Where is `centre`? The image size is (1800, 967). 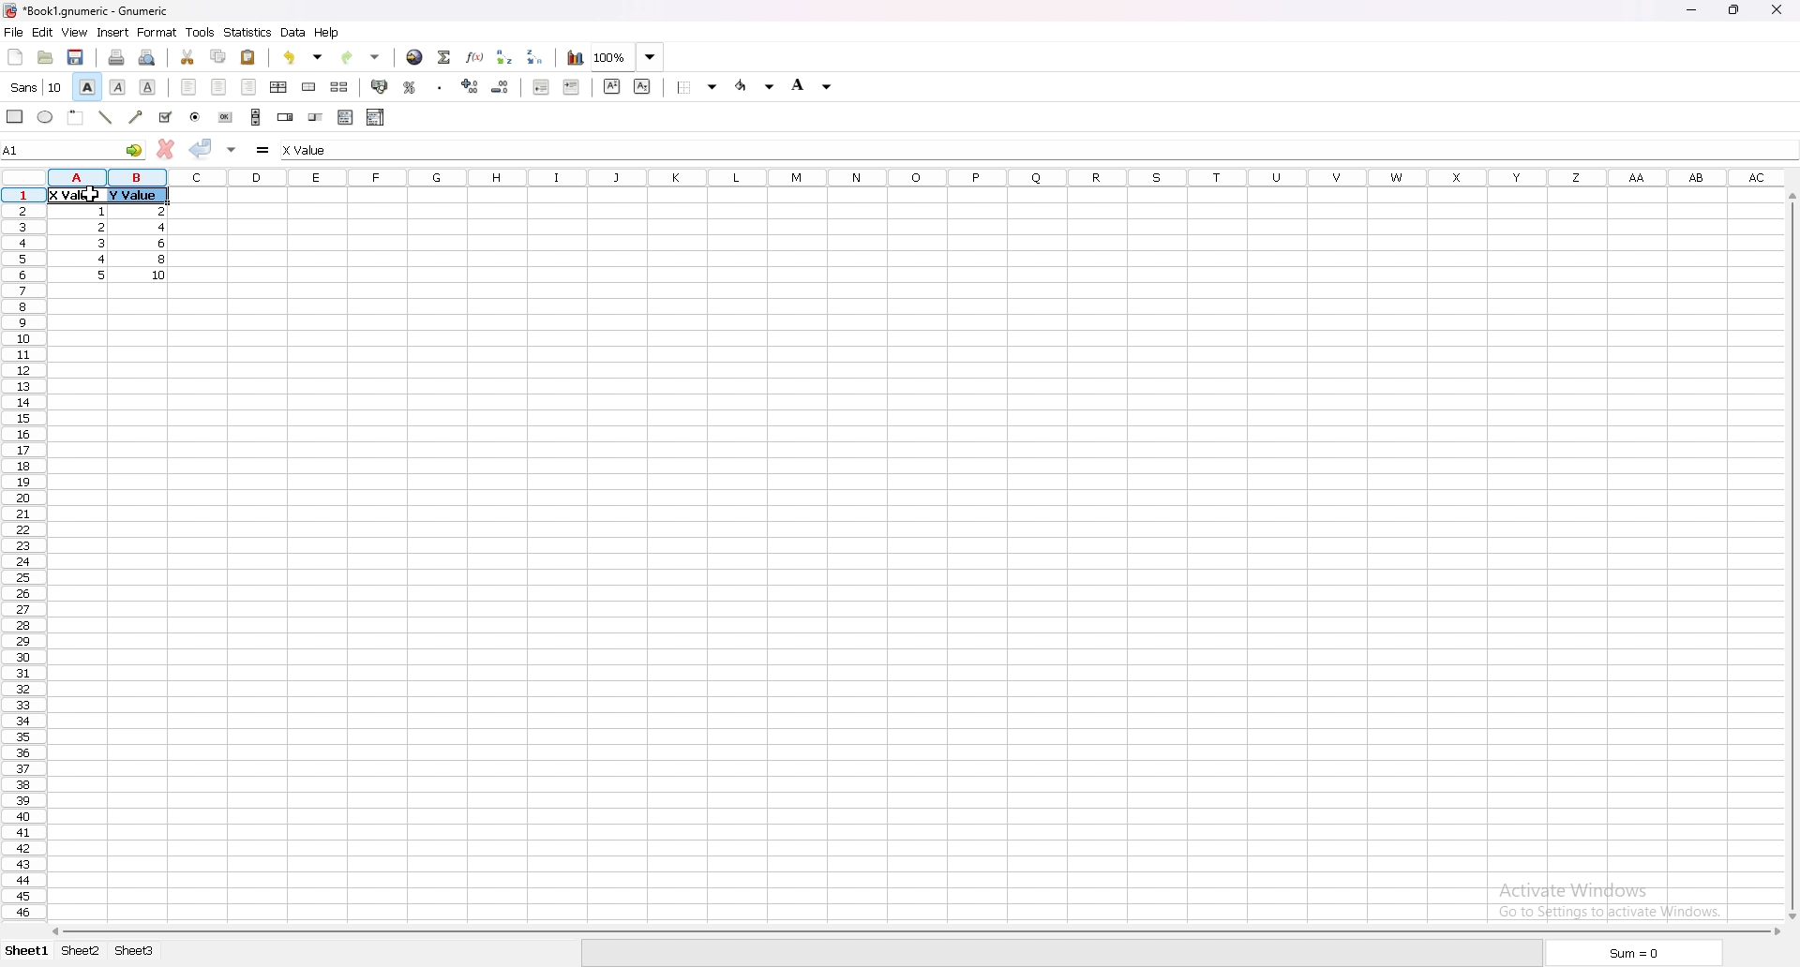 centre is located at coordinates (219, 86).